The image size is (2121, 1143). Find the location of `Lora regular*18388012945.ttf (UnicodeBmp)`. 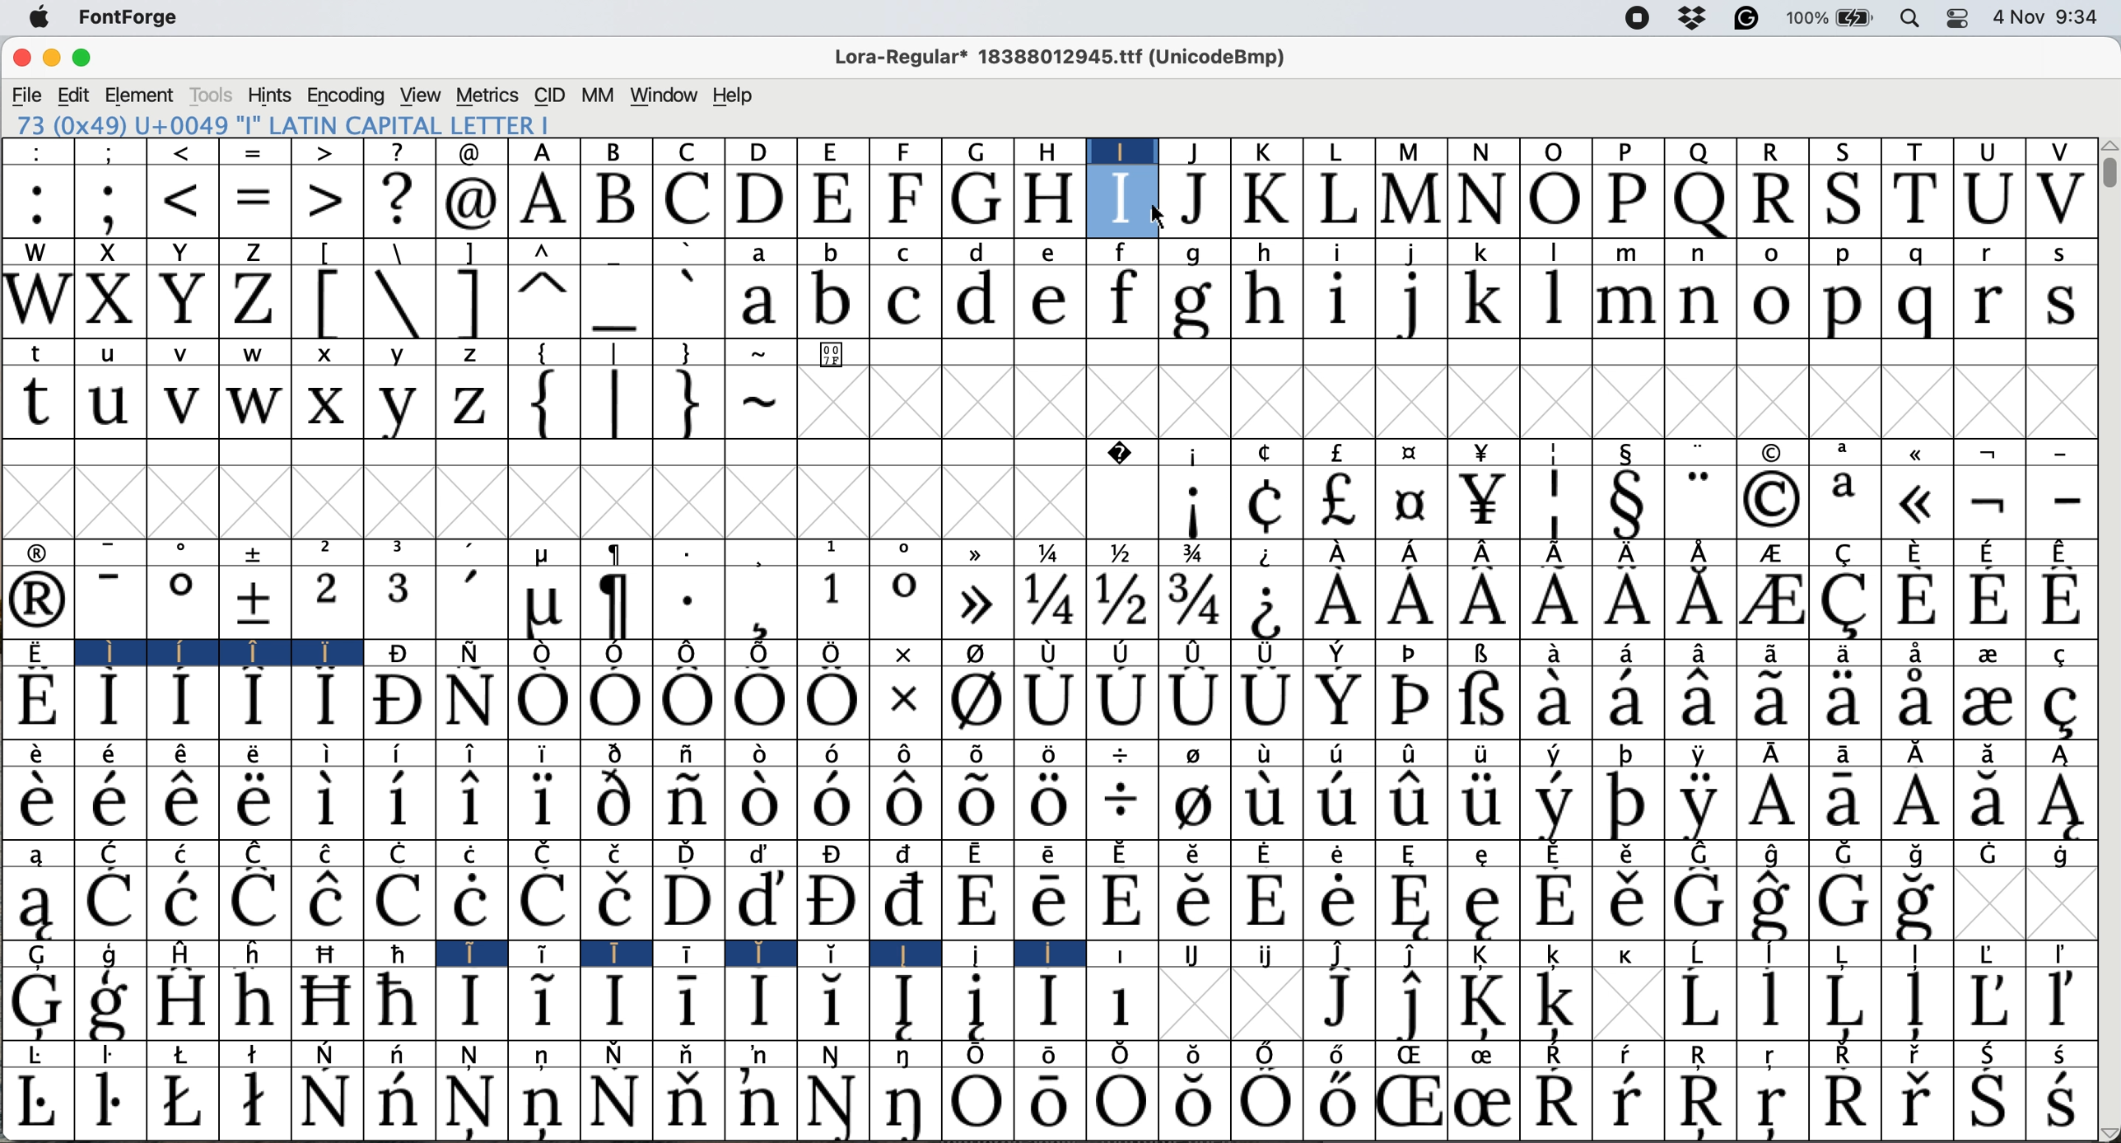

Lora regular*18388012945.ttf (UnicodeBmp) is located at coordinates (1056, 59).